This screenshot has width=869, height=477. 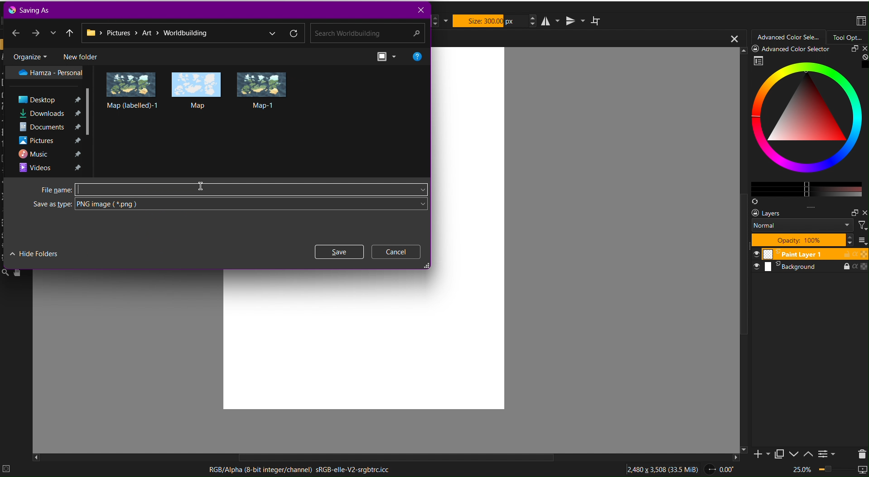 I want to click on Size, so click(x=490, y=21).